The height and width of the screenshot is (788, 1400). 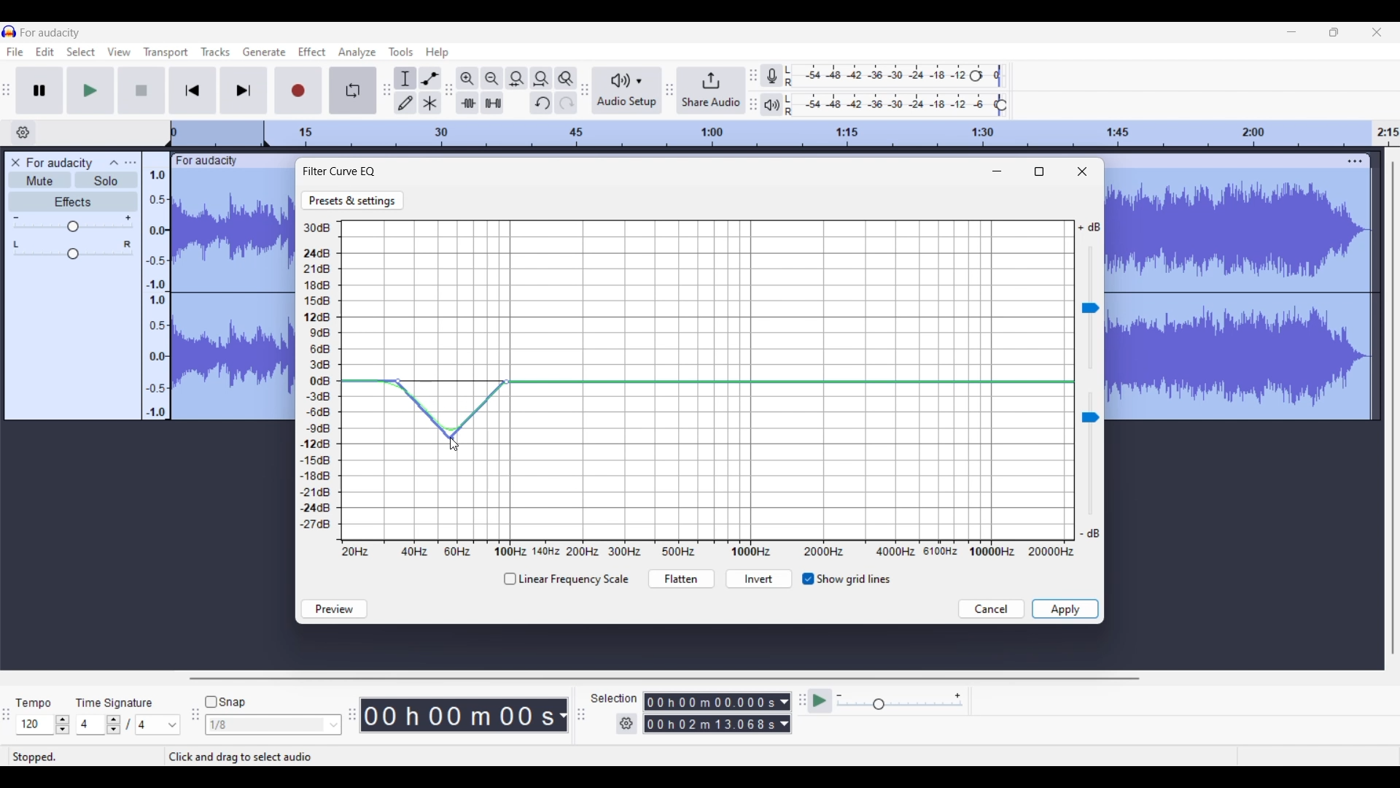 I want to click on Change sound, so click(x=1090, y=308).